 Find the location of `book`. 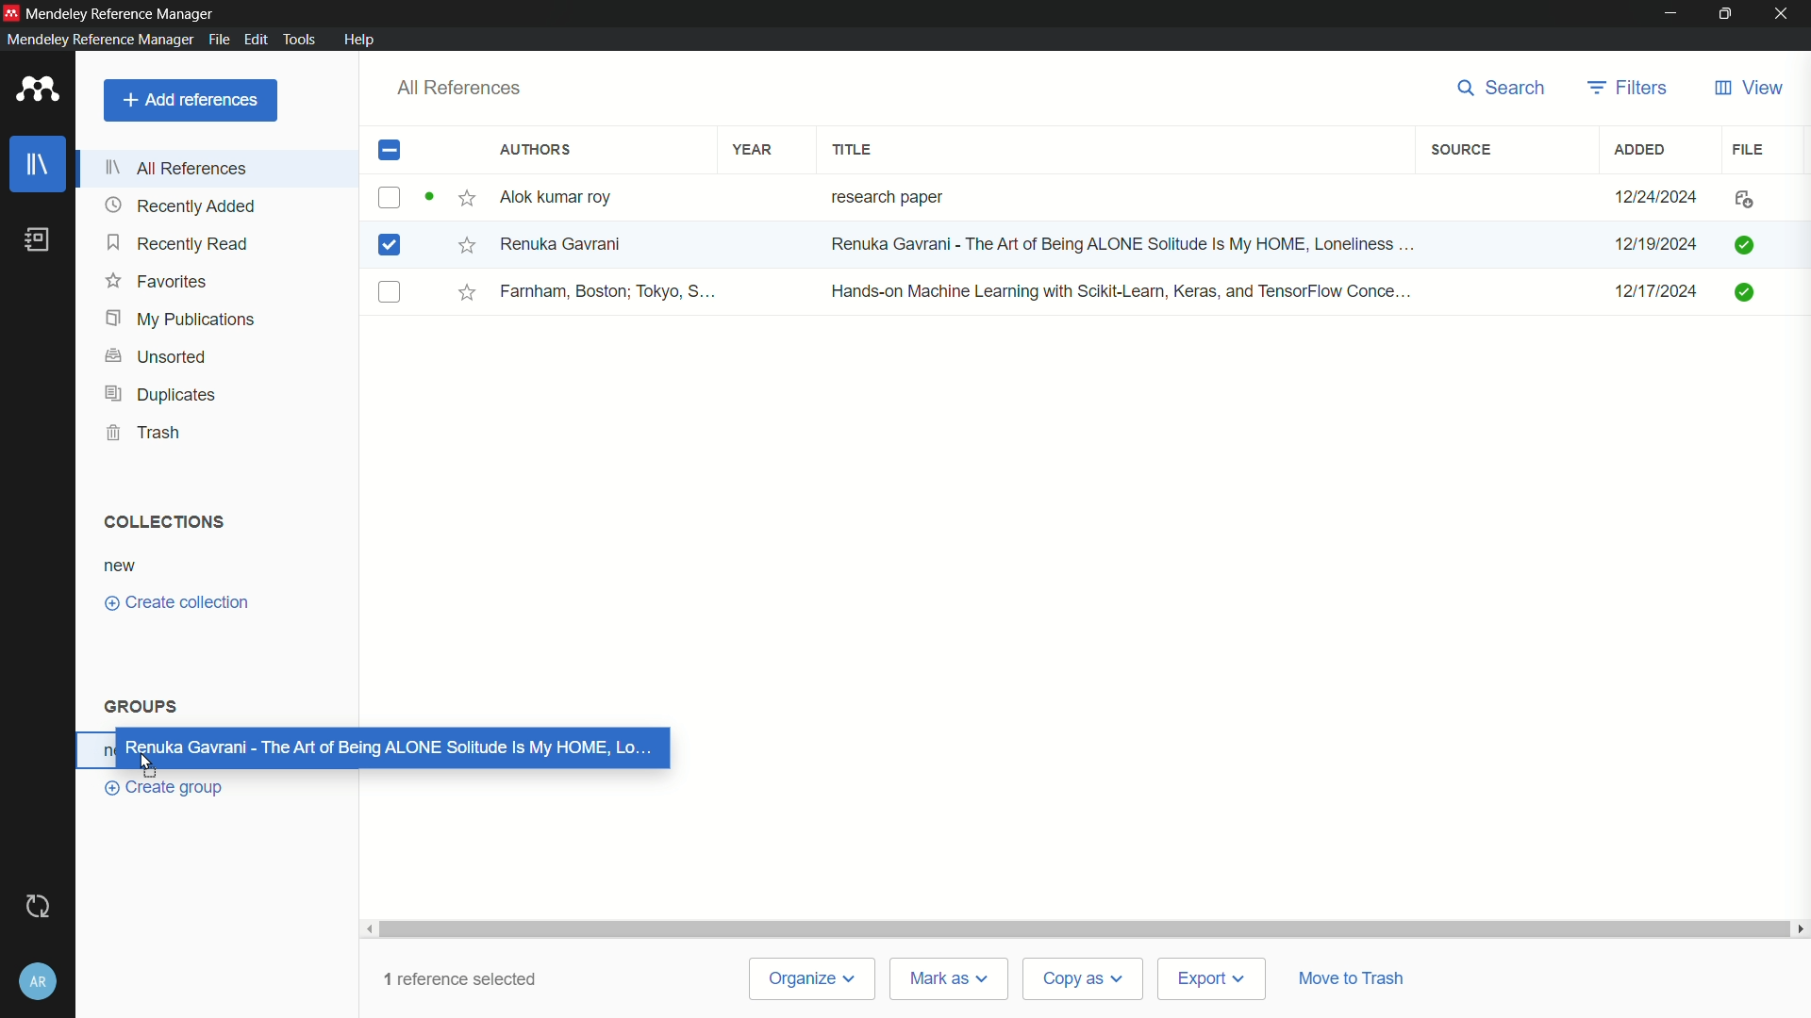

book is located at coordinates (38, 239).